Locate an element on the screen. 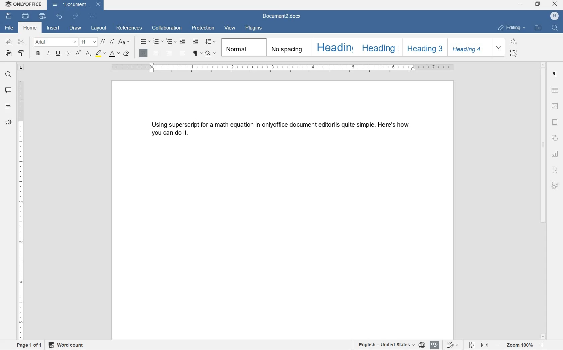 Image resolution: width=563 pixels, height=350 pixels. zoom in or zoom out is located at coordinates (520, 345).